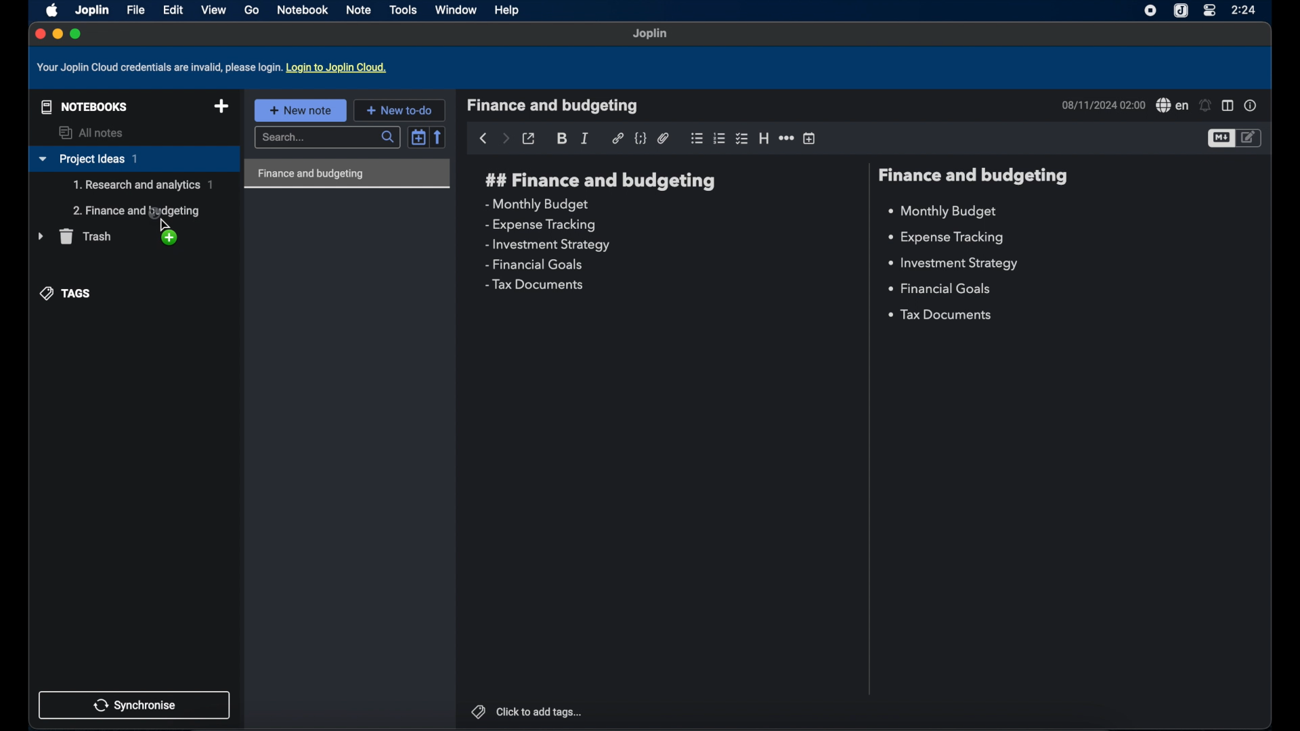 The height and width of the screenshot is (731, 1300). What do you see at coordinates (563, 139) in the screenshot?
I see `bold` at bounding box center [563, 139].